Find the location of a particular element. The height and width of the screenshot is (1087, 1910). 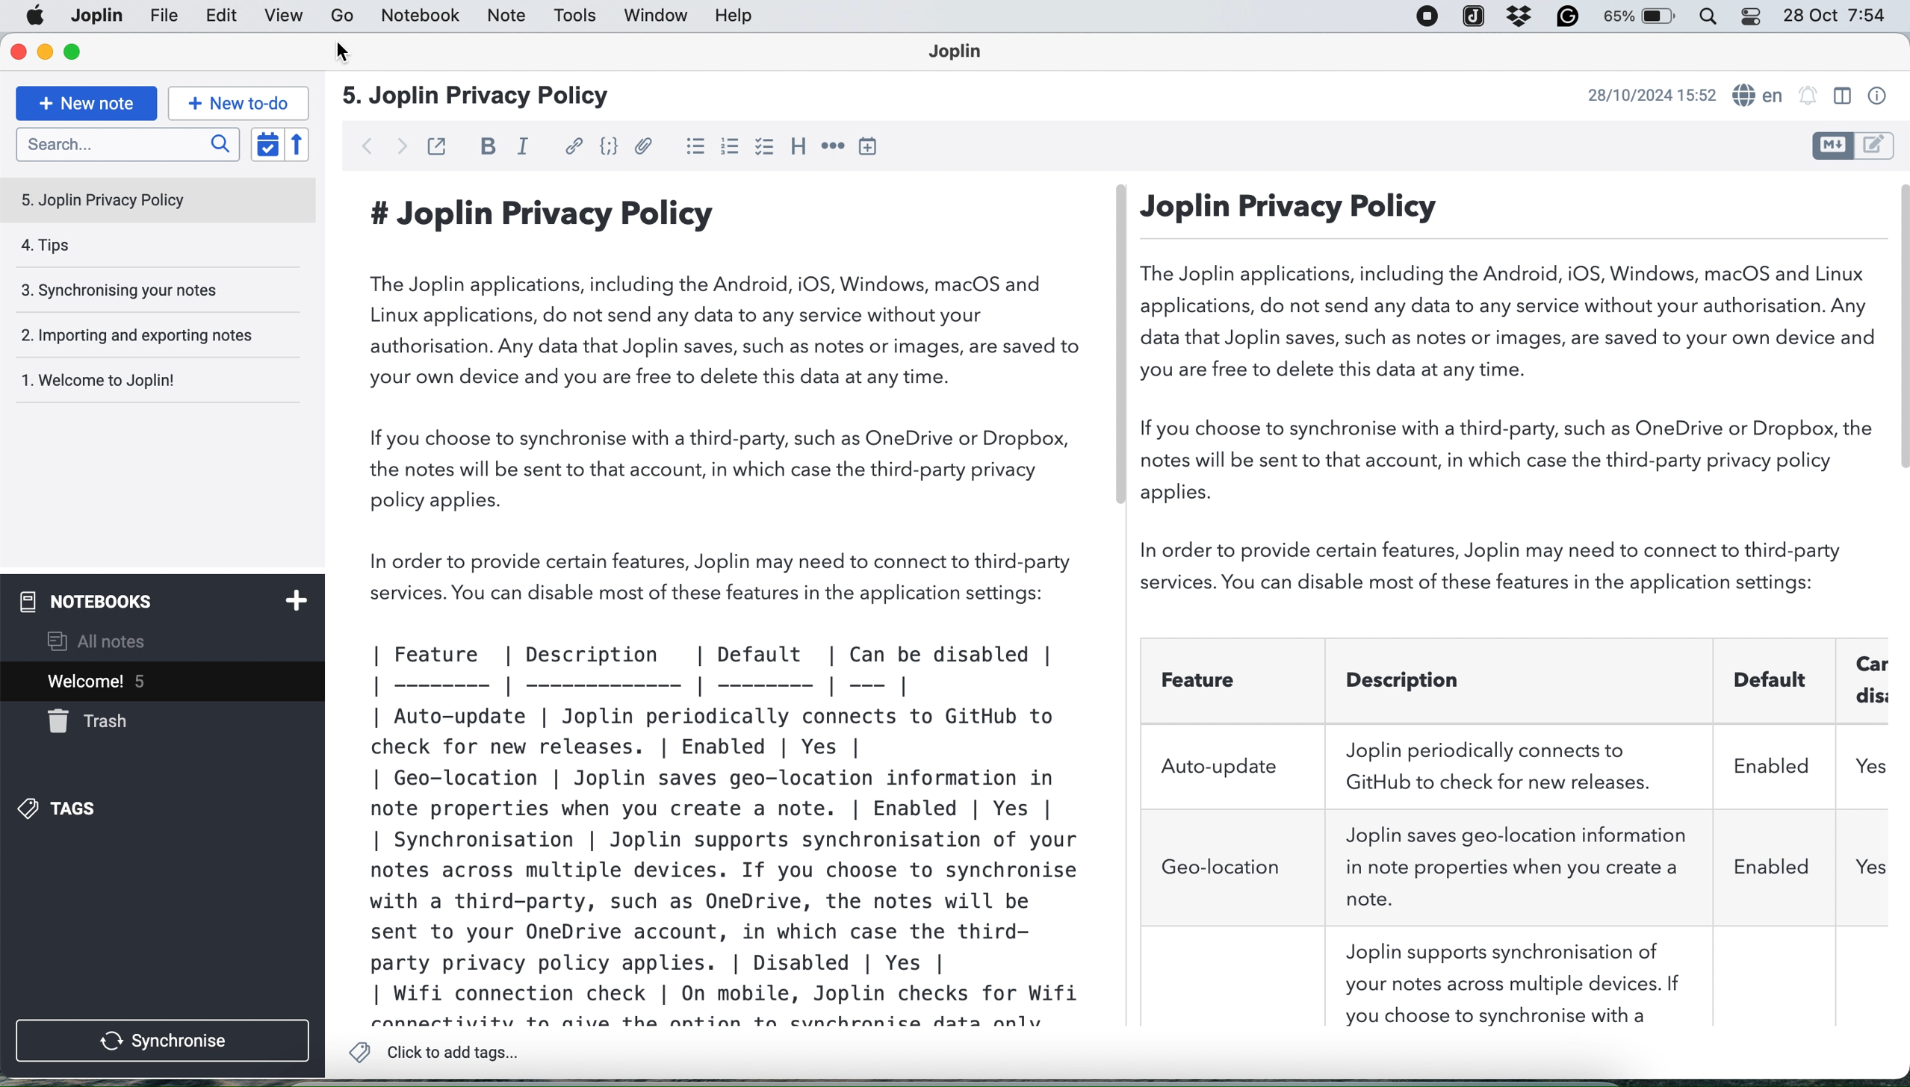

new note is located at coordinates (87, 104).